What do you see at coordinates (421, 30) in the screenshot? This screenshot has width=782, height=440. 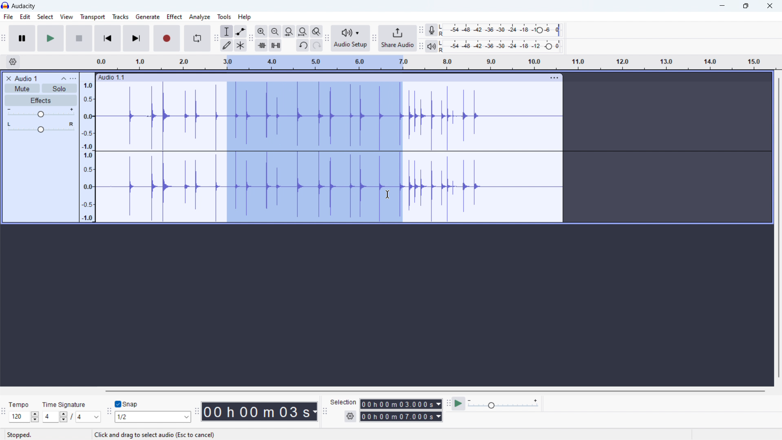 I see `recording meter toolbar` at bounding box center [421, 30].